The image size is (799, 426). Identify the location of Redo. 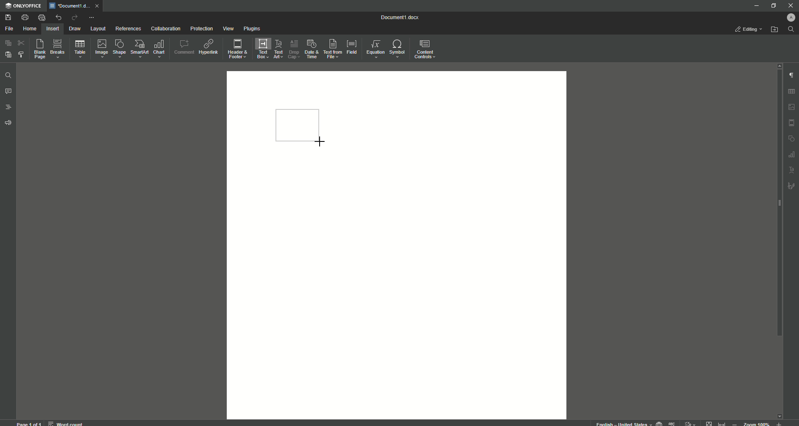
(74, 18).